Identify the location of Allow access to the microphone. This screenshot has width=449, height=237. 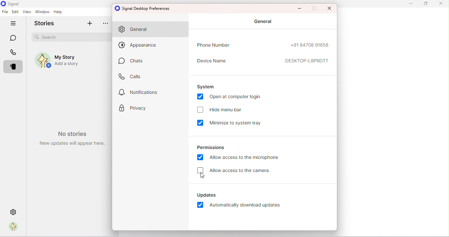
(240, 158).